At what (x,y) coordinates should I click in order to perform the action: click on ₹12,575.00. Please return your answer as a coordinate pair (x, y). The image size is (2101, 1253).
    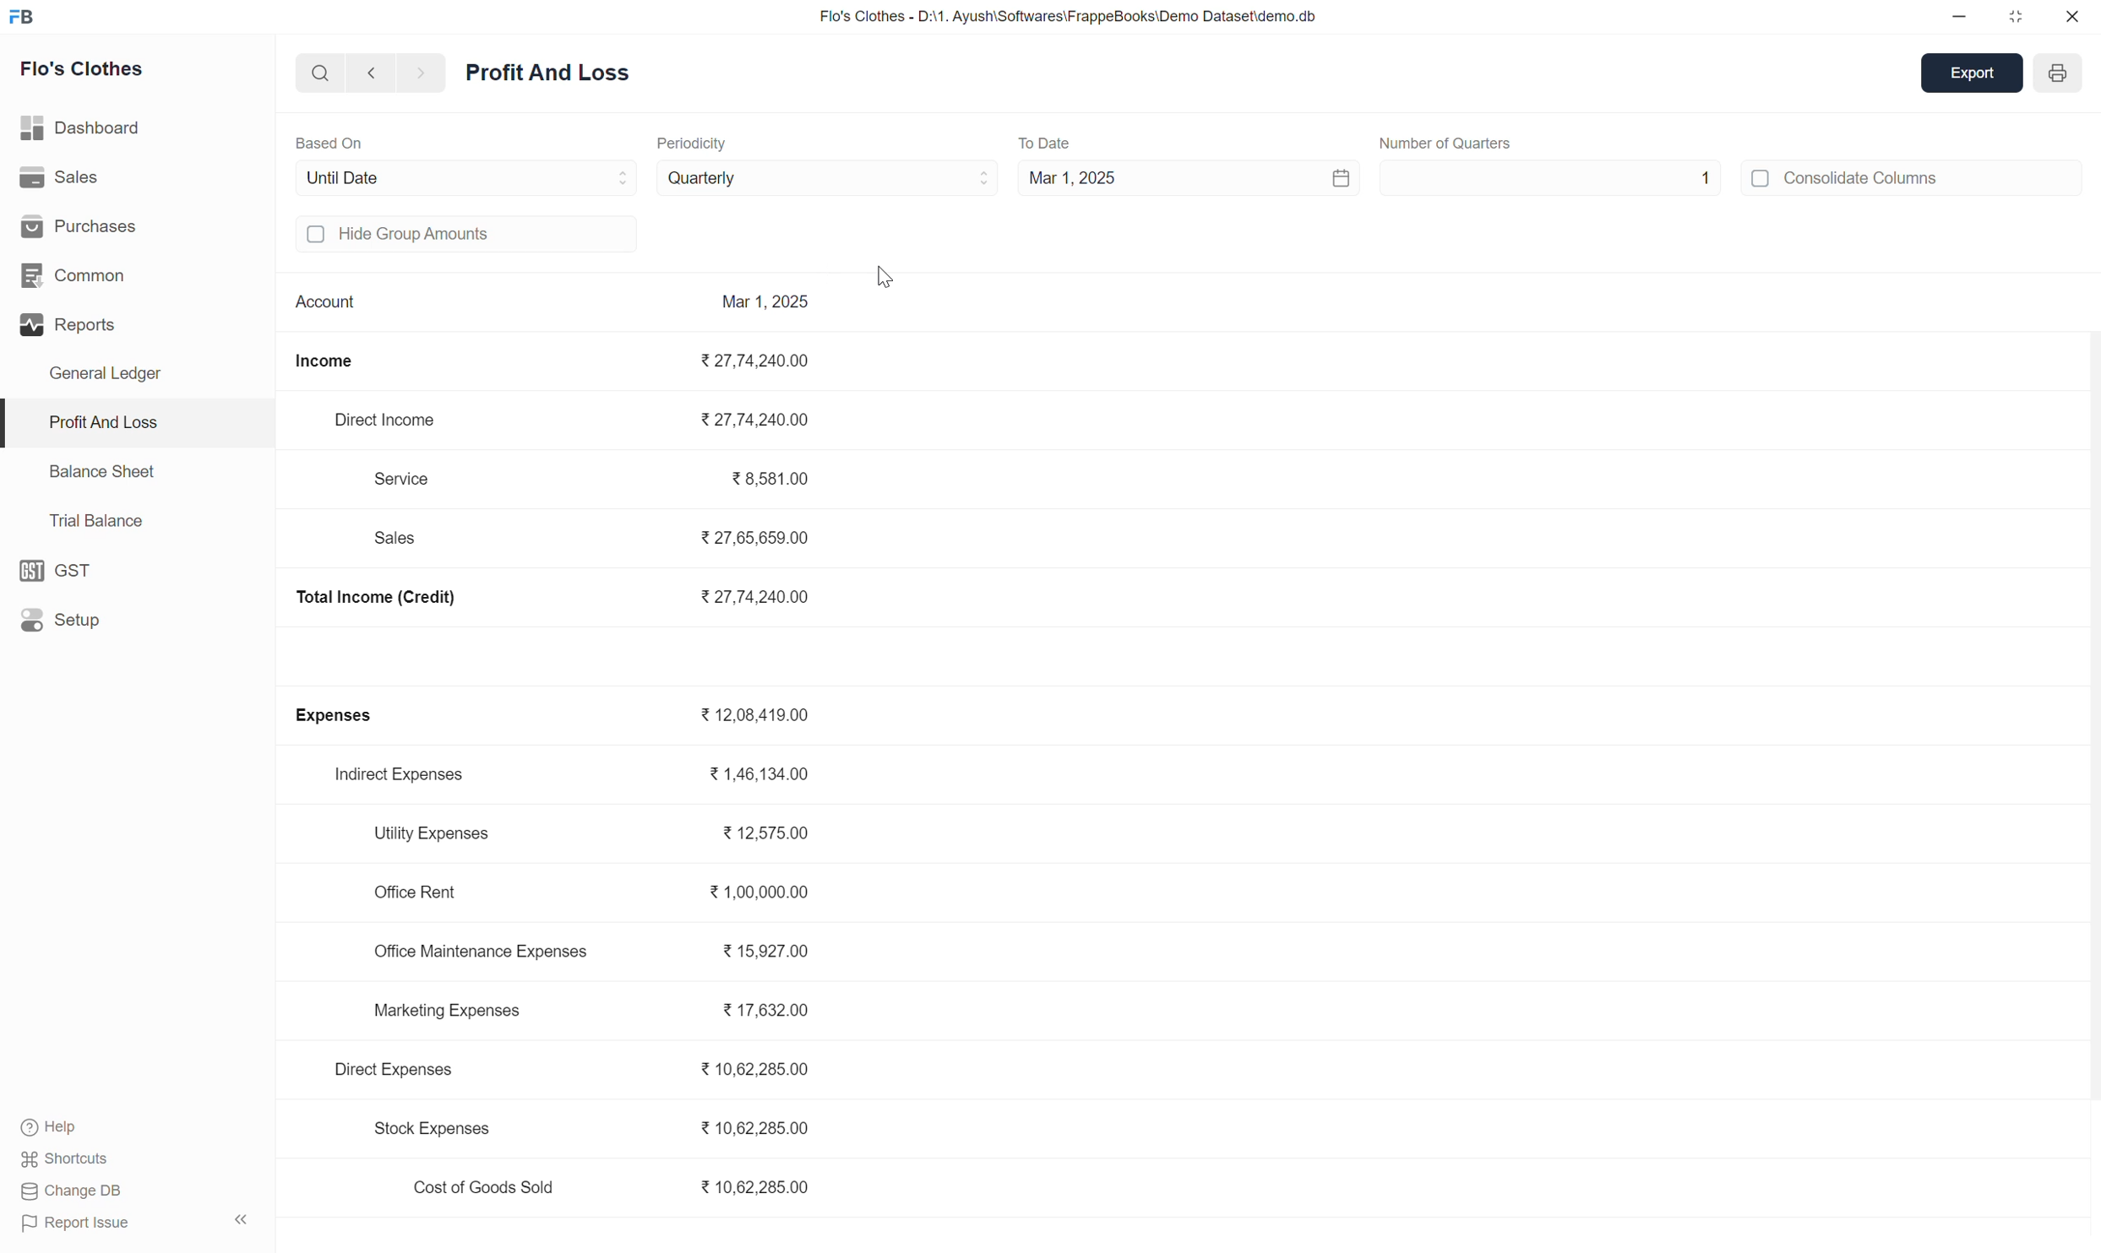
    Looking at the image, I should click on (767, 837).